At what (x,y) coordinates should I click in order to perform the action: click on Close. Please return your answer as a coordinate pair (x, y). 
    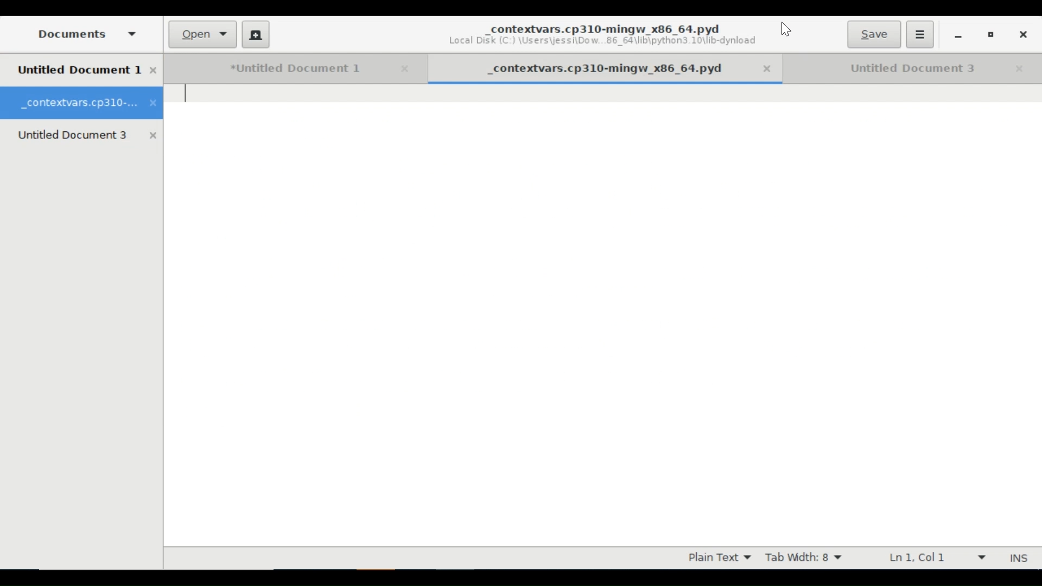
    Looking at the image, I should click on (1020, 69).